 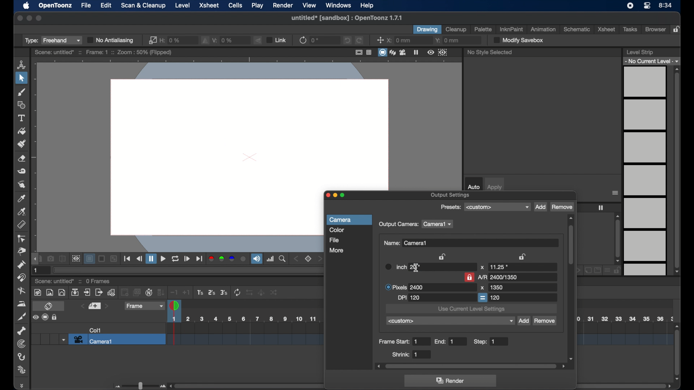 I want to click on screen recorder icon, so click(x=630, y=5).